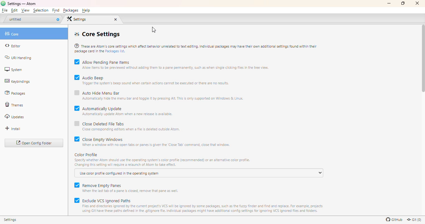  I want to click on checkbox, so click(77, 80).